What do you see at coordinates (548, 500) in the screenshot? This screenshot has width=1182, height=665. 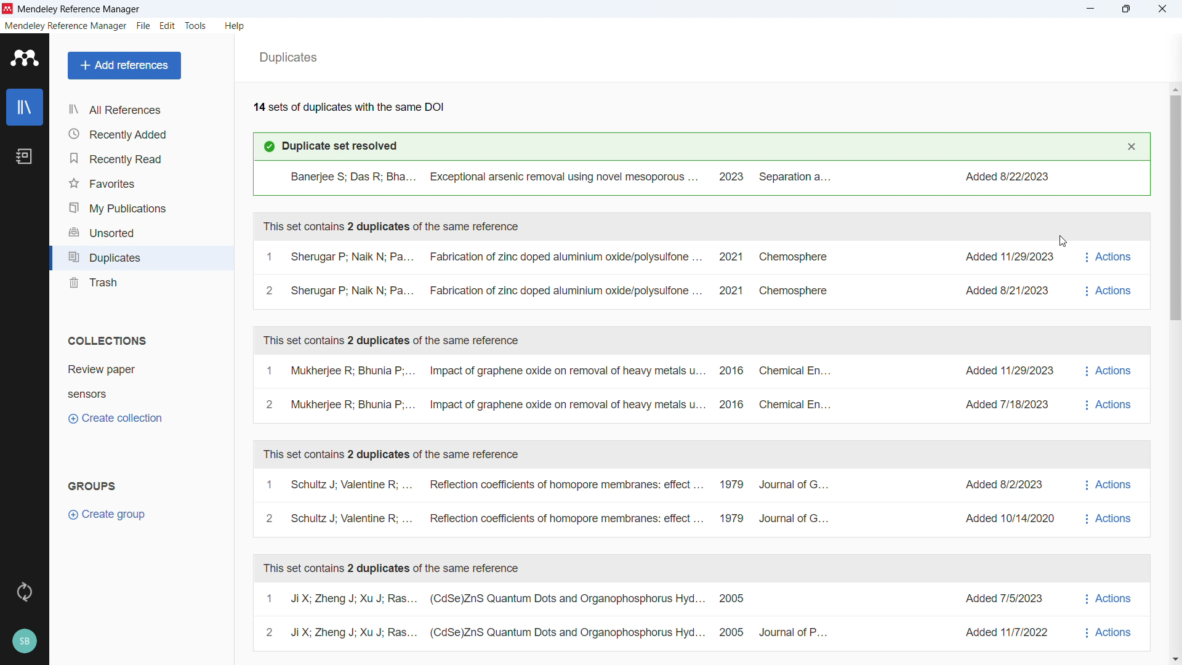 I see `Set of duplicates ` at bounding box center [548, 500].